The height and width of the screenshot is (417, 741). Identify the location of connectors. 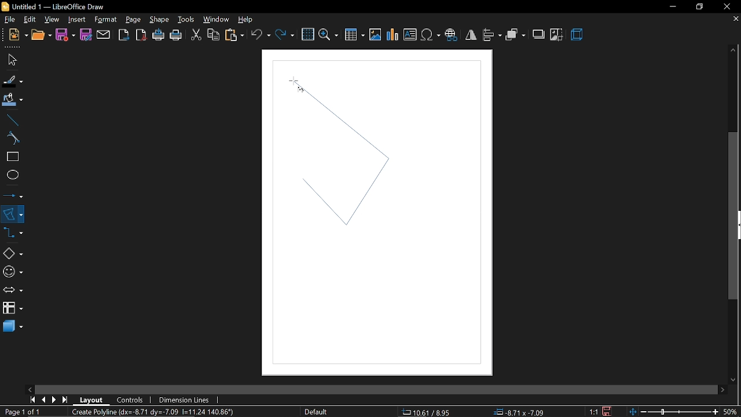
(13, 236).